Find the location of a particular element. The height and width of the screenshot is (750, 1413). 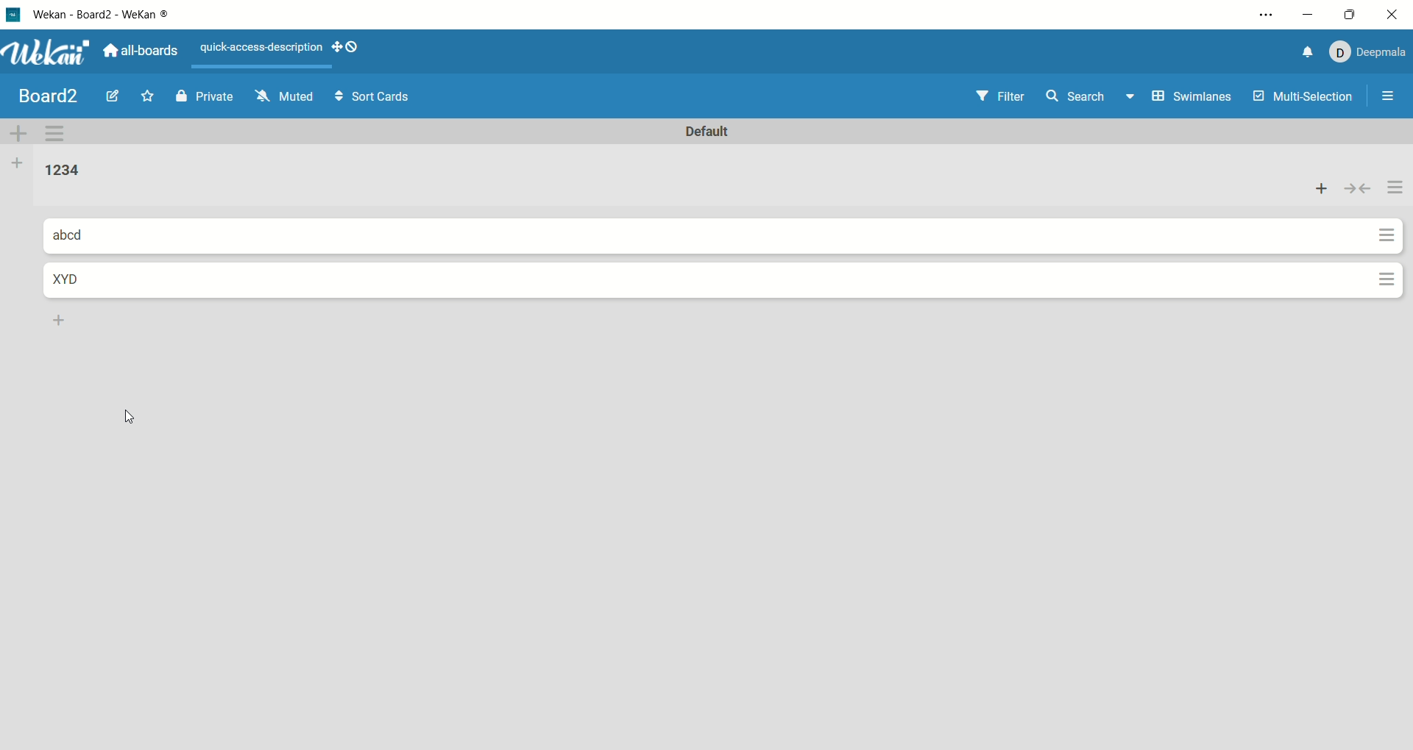

open/close sidebar is located at coordinates (1391, 100).